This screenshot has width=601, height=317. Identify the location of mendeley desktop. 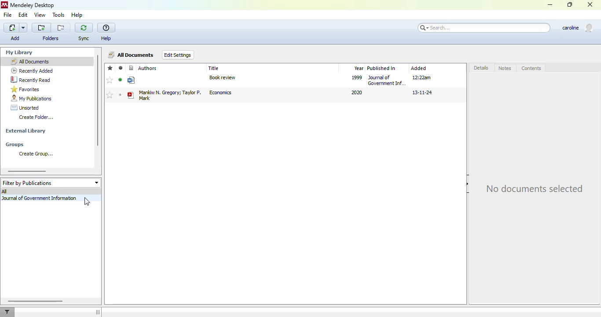
(33, 5).